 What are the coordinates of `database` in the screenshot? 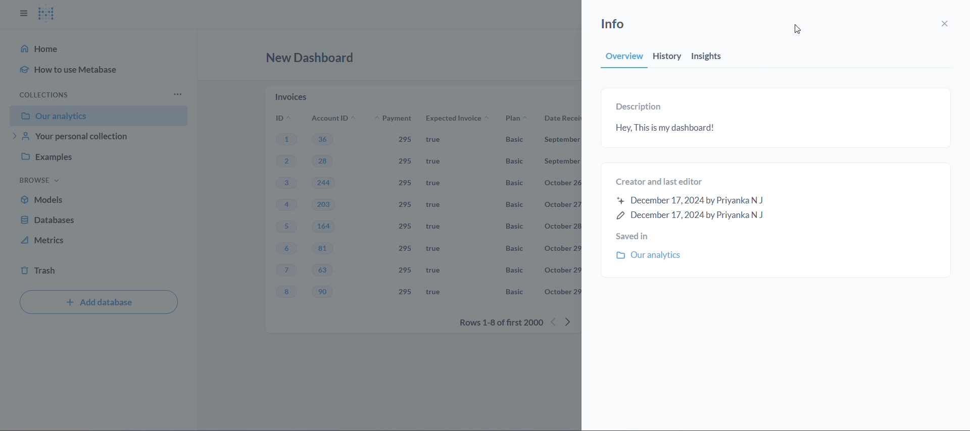 It's located at (99, 222).